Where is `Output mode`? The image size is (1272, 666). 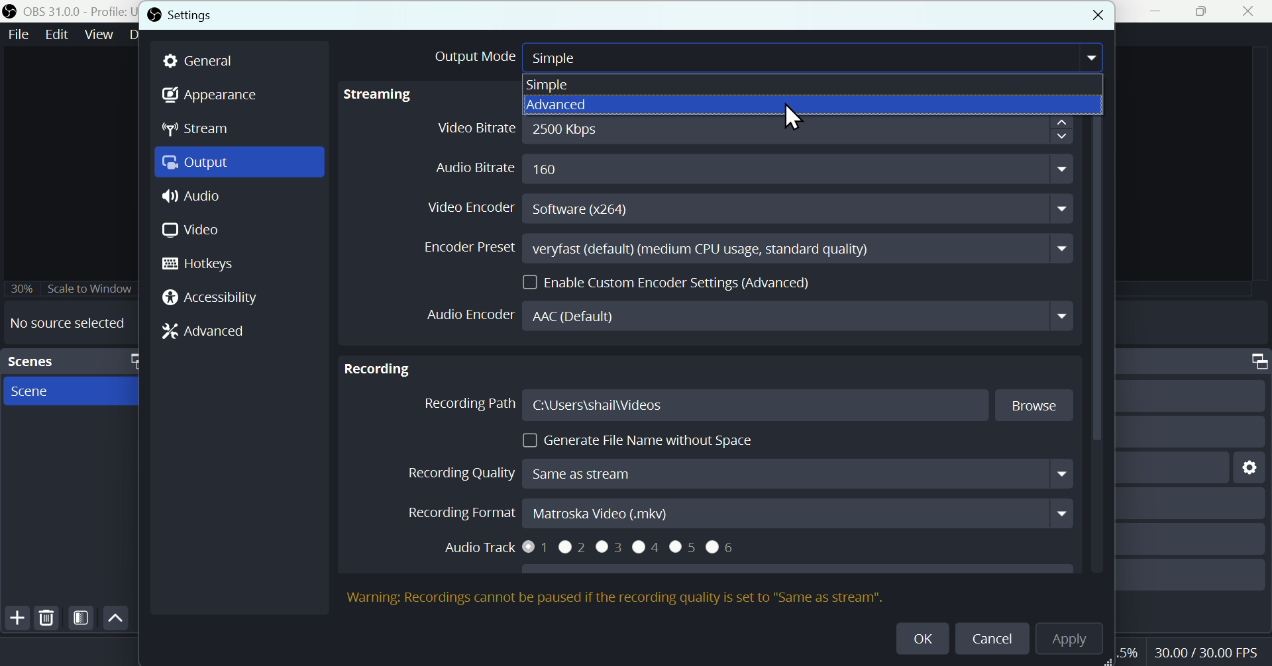 Output mode is located at coordinates (761, 58).